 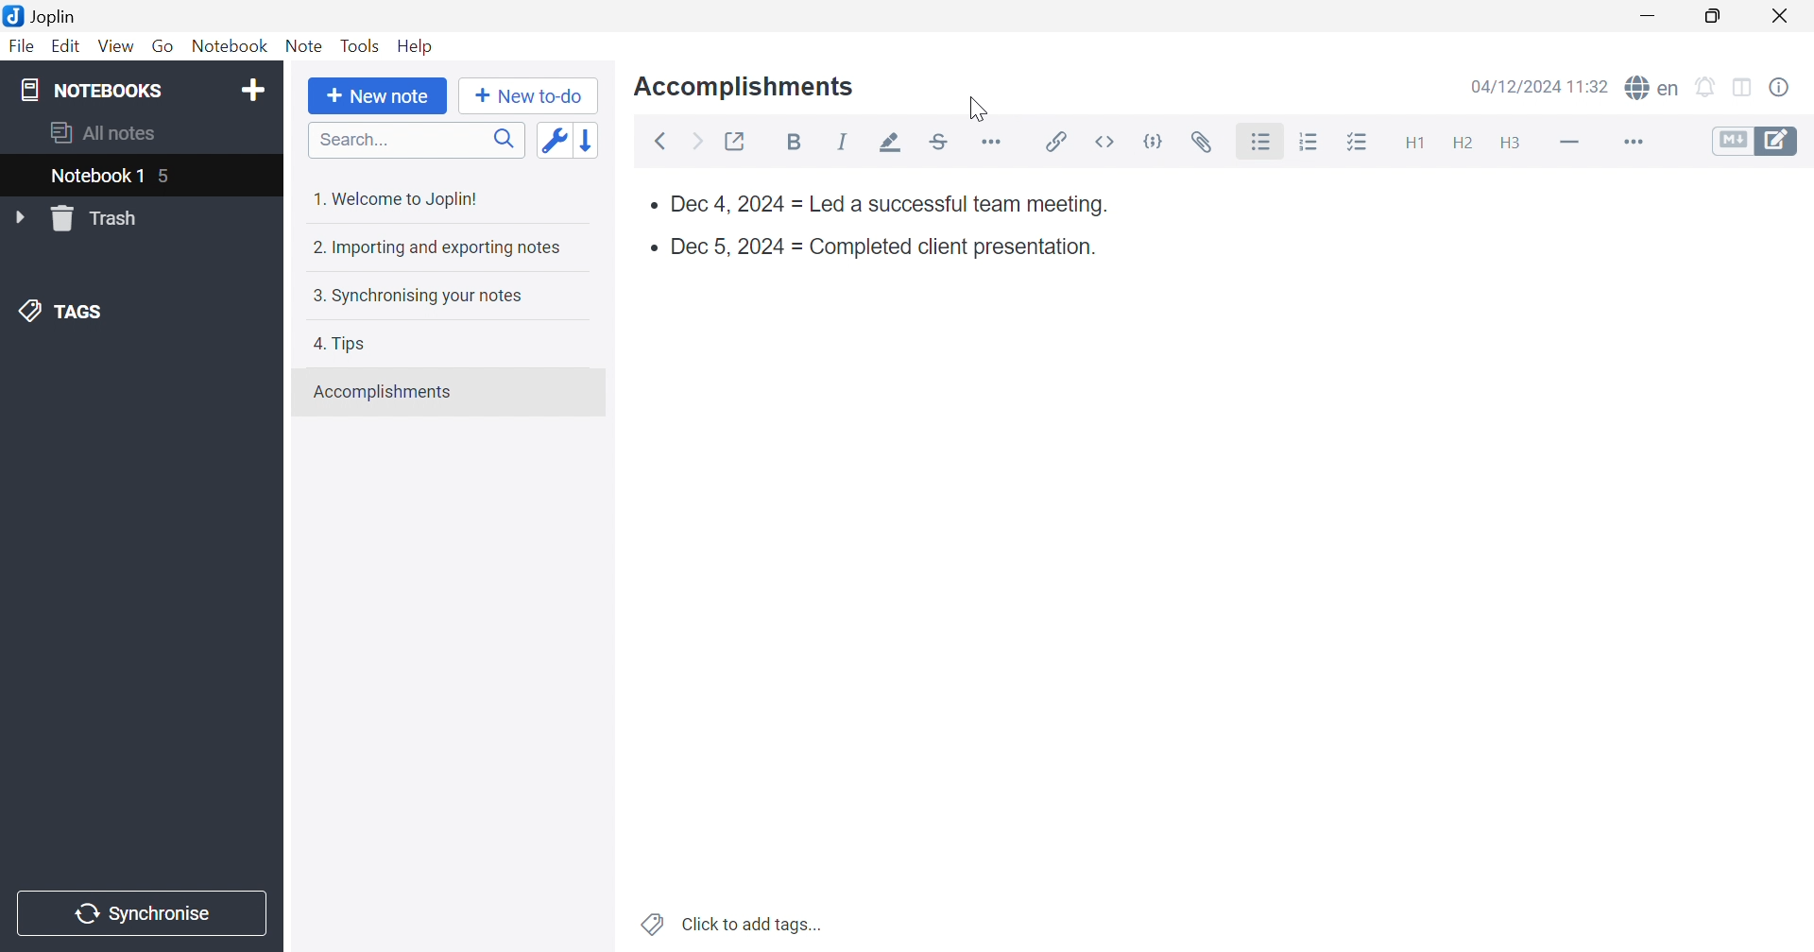 I want to click on TAGS, so click(x=55, y=310).